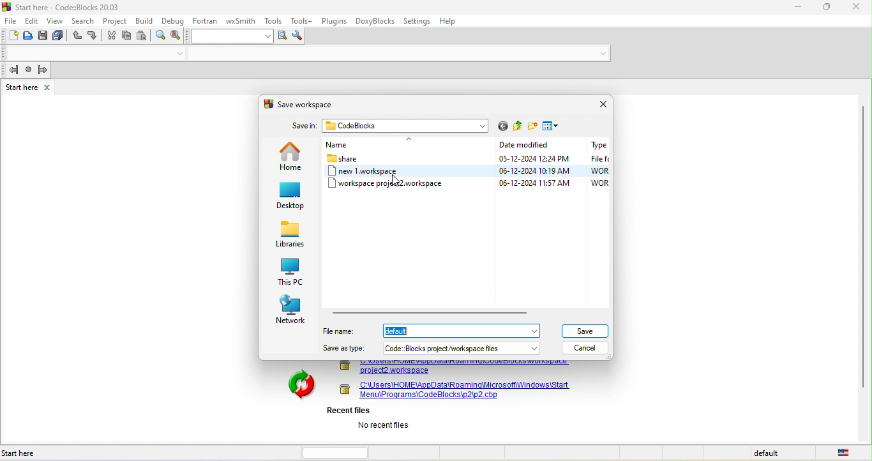 The height and width of the screenshot is (461, 872). What do you see at coordinates (116, 20) in the screenshot?
I see `project` at bounding box center [116, 20].